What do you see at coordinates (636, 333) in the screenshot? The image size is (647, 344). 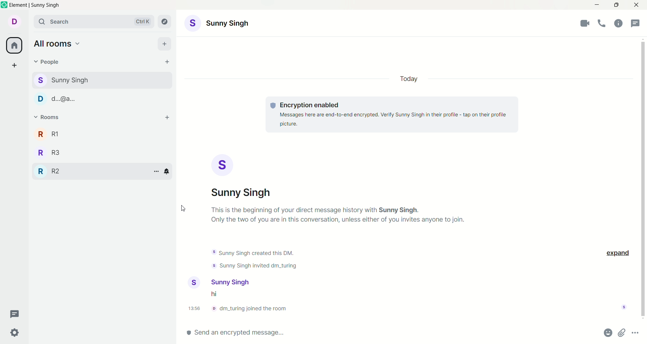 I see `options` at bounding box center [636, 333].